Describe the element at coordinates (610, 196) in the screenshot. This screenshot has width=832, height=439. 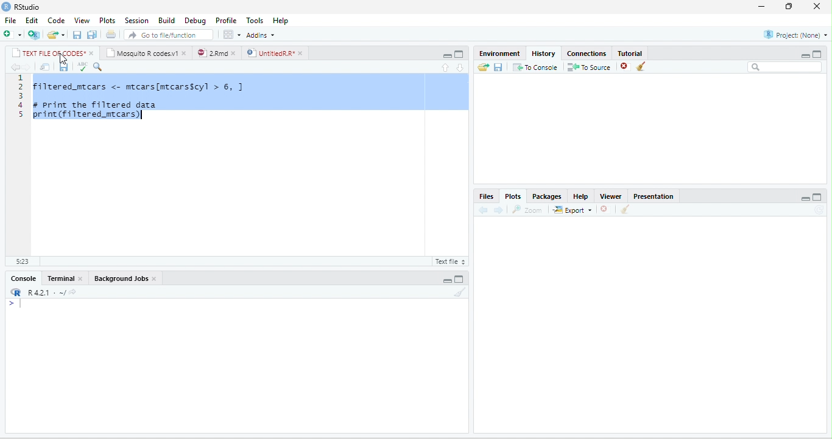
I see `Viewer` at that location.